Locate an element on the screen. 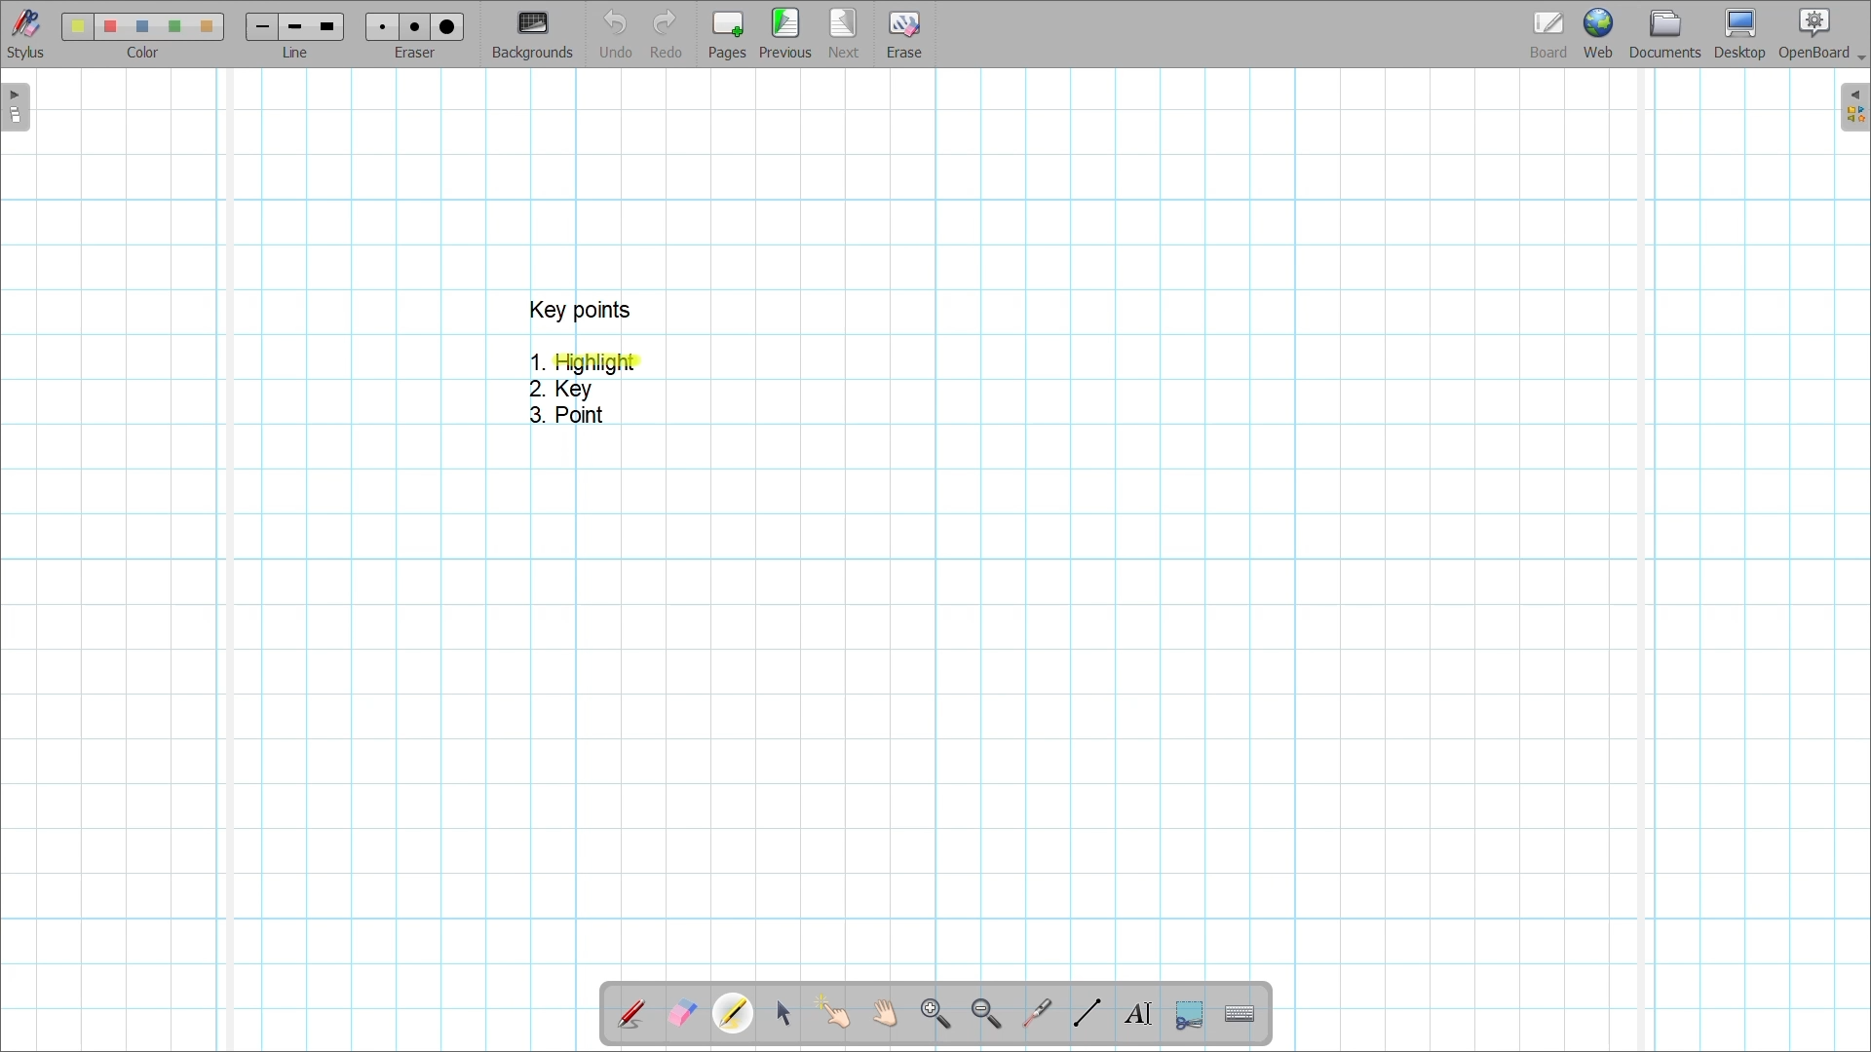 The height and width of the screenshot is (1052, 1871). line is located at coordinates (300, 54).